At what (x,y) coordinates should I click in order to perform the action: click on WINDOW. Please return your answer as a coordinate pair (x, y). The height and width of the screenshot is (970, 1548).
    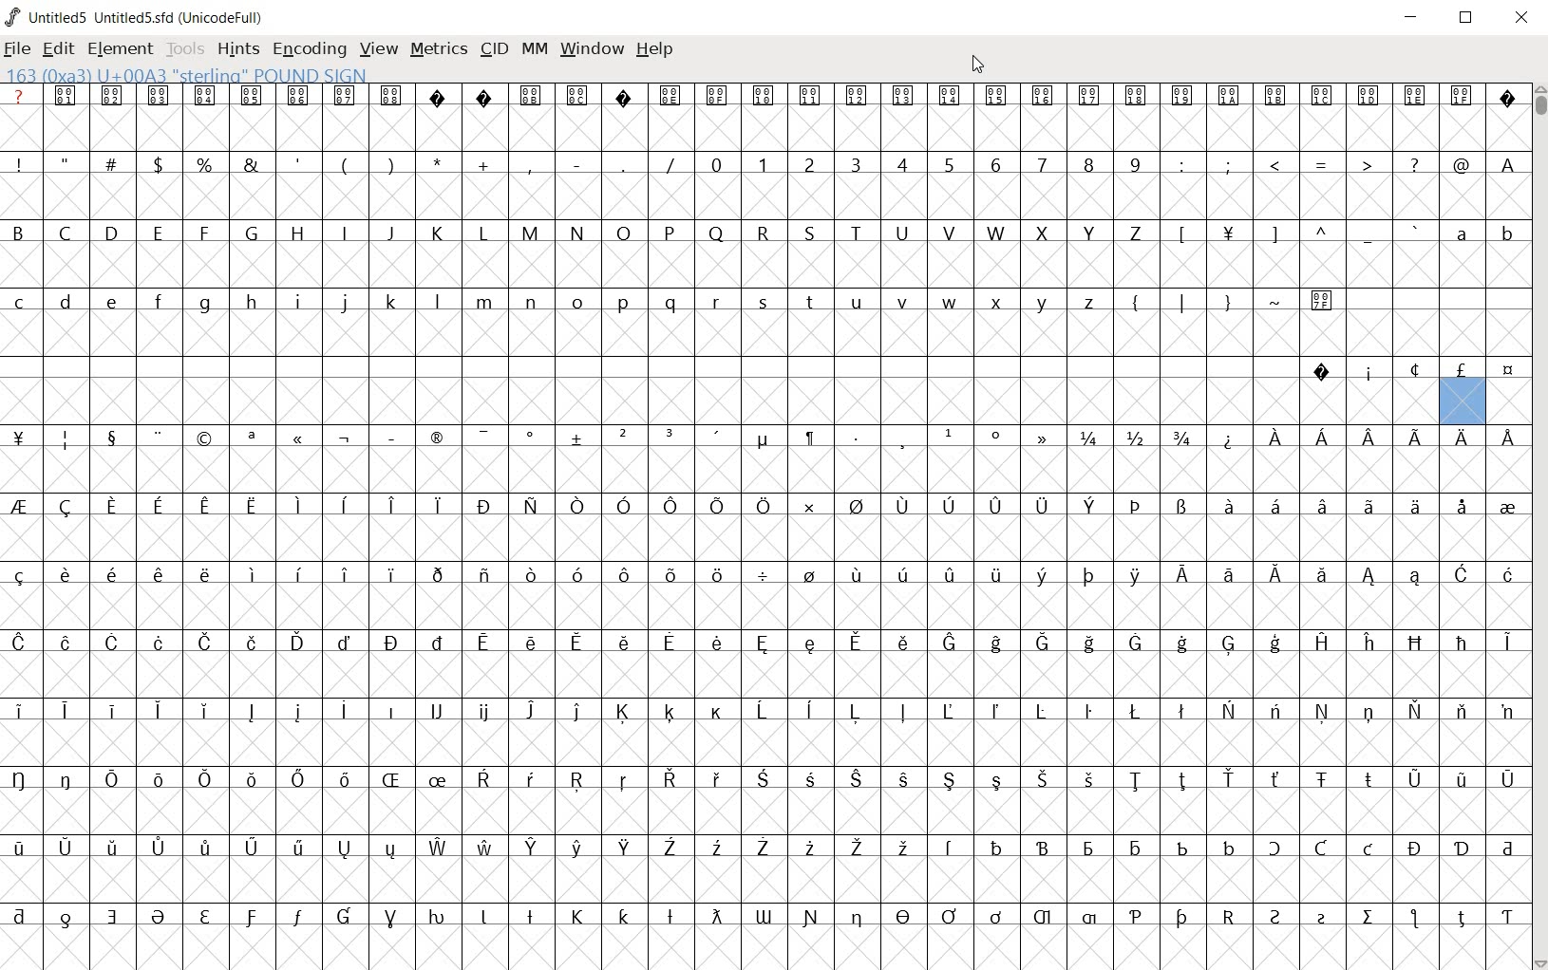
    Looking at the image, I should click on (592, 51).